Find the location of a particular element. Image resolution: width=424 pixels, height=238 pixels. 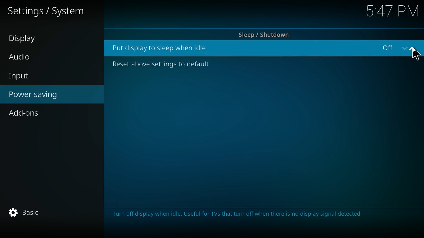

display is located at coordinates (34, 39).